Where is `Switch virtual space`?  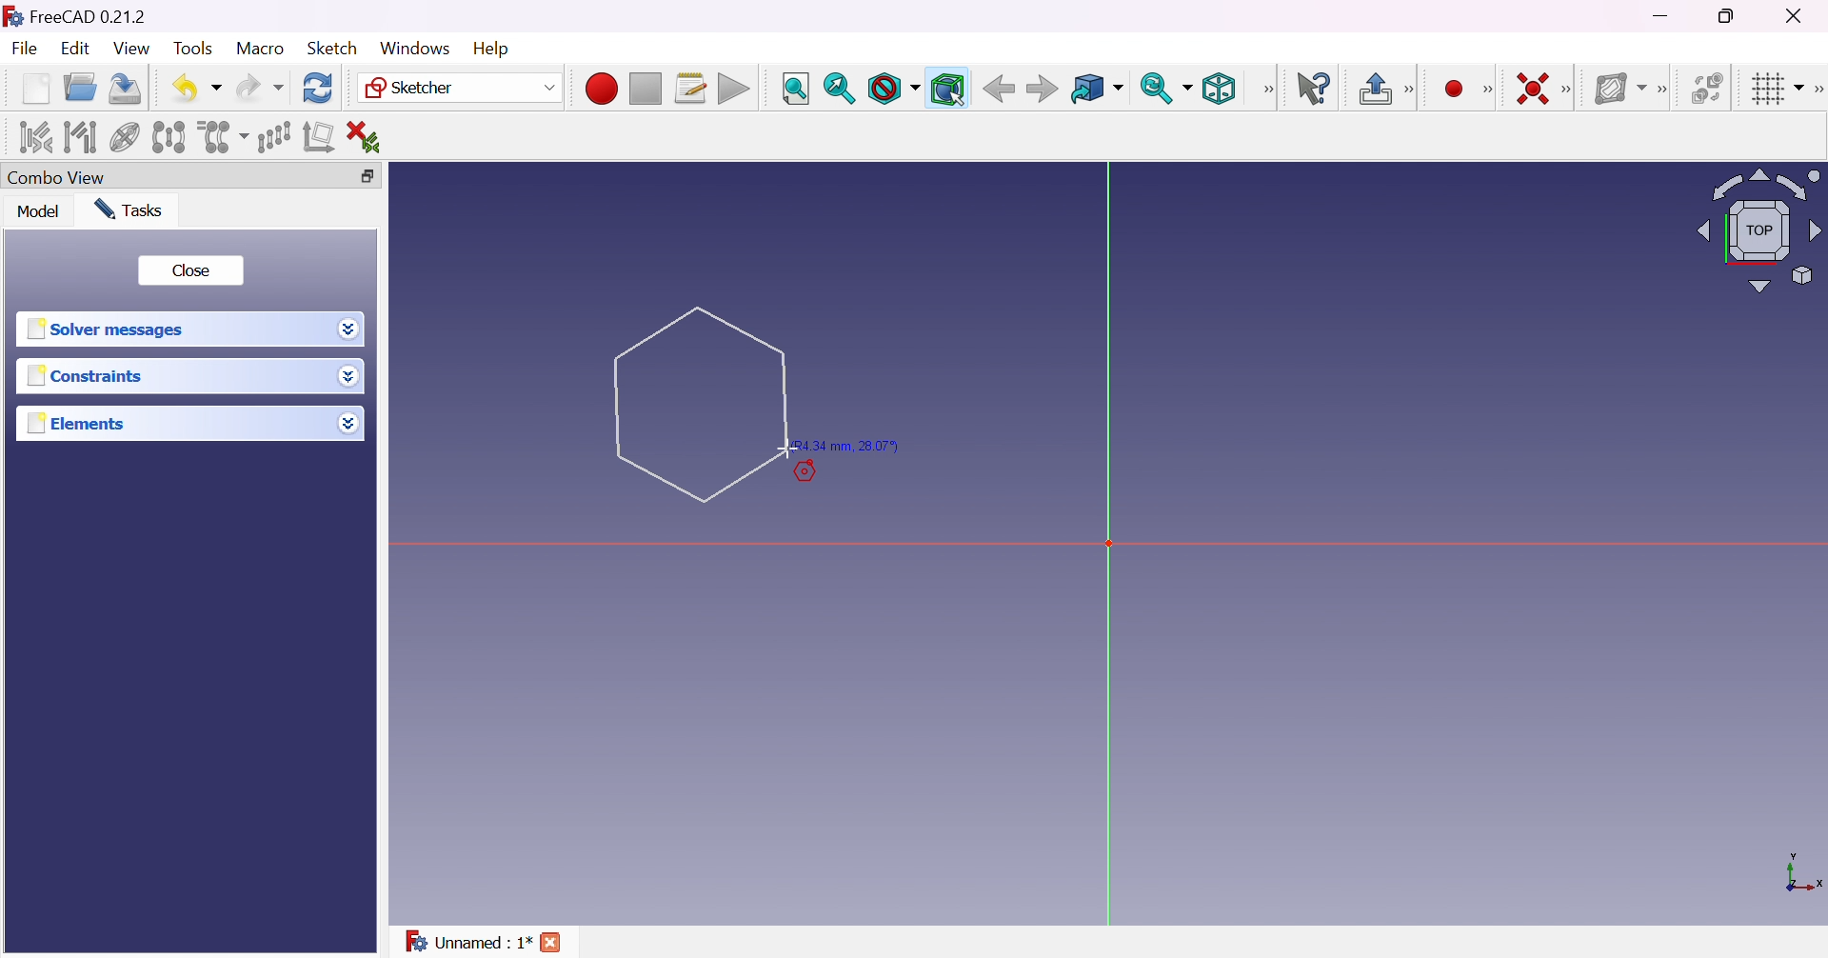
Switch virtual space is located at coordinates (1705, 88).